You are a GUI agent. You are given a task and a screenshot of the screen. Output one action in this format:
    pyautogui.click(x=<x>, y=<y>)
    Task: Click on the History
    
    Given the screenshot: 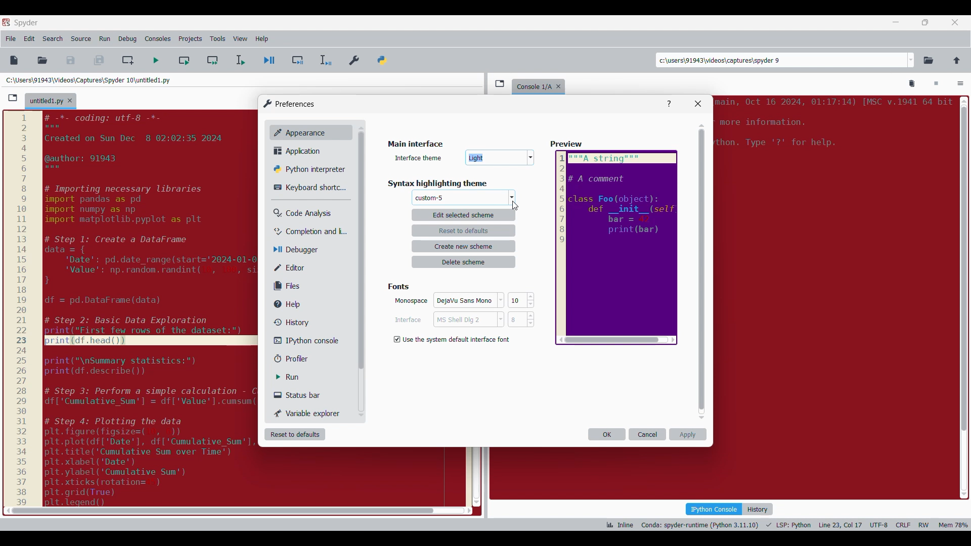 What is the action you would take?
    pyautogui.click(x=758, y=509)
    